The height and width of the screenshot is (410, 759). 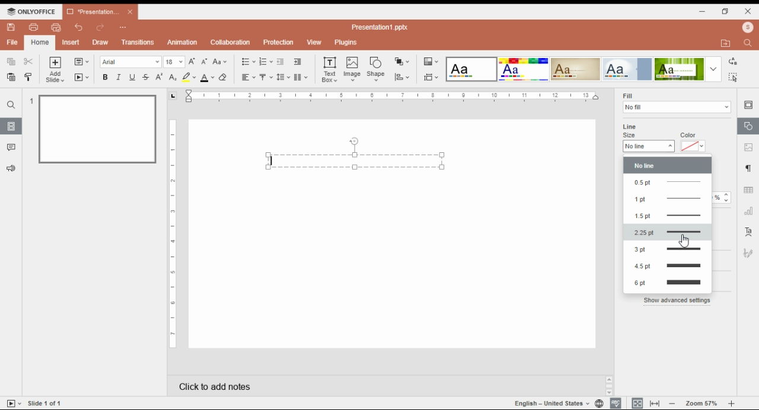 What do you see at coordinates (693, 146) in the screenshot?
I see `line color` at bounding box center [693, 146].